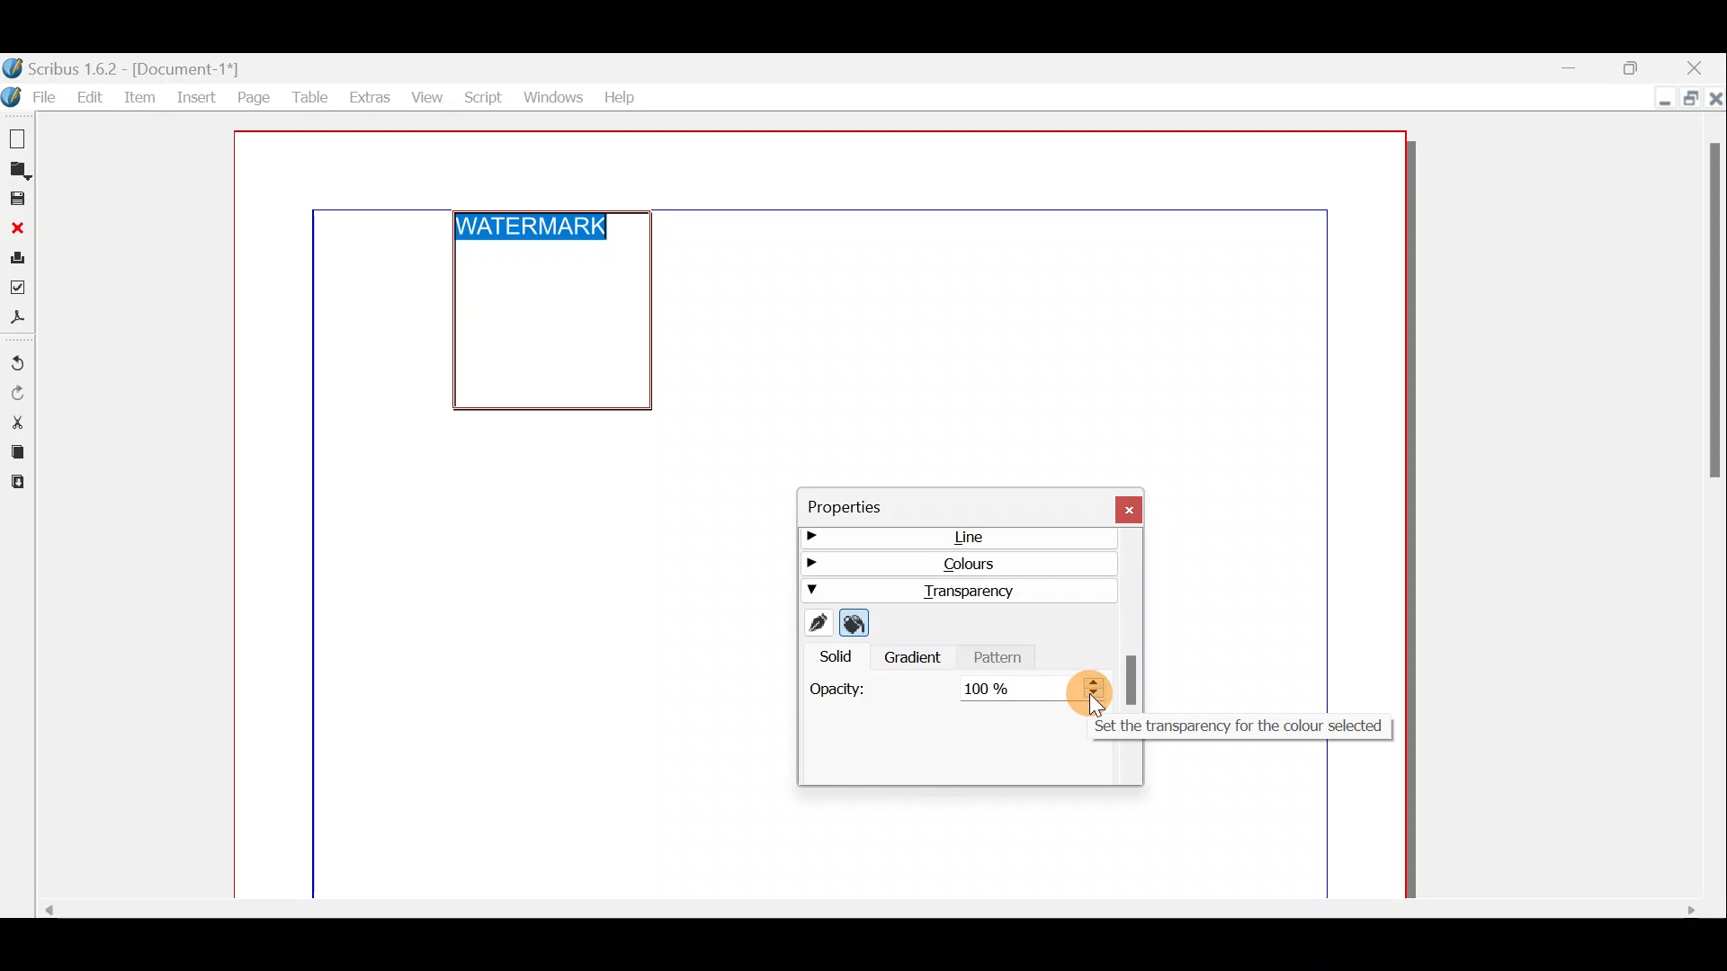  Describe the element at coordinates (1699, 65) in the screenshot. I see `Close` at that location.